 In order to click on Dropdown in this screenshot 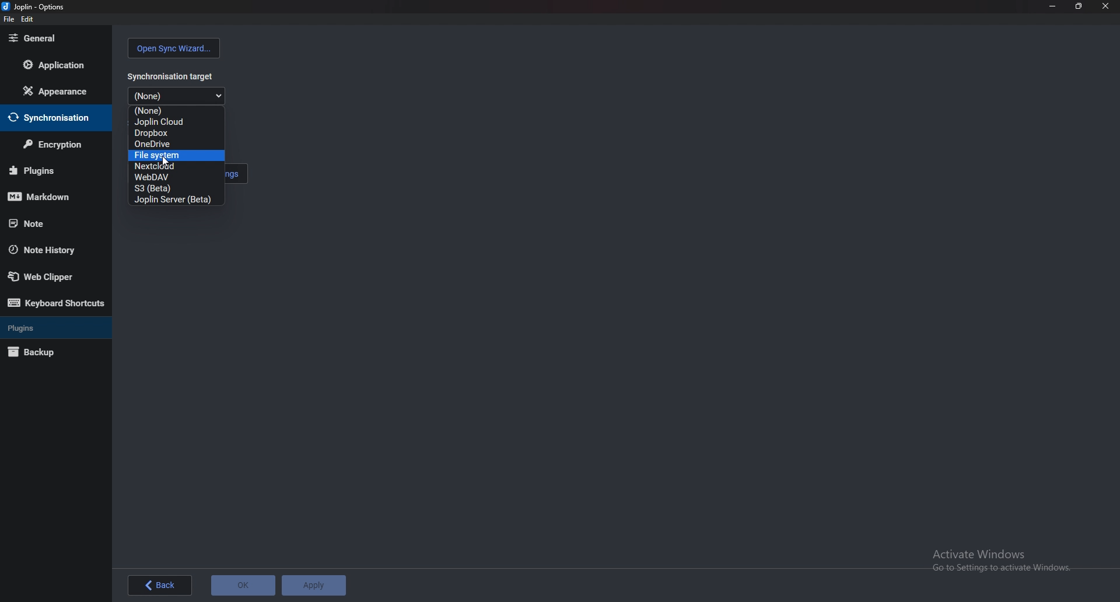, I will do `click(177, 96)`.